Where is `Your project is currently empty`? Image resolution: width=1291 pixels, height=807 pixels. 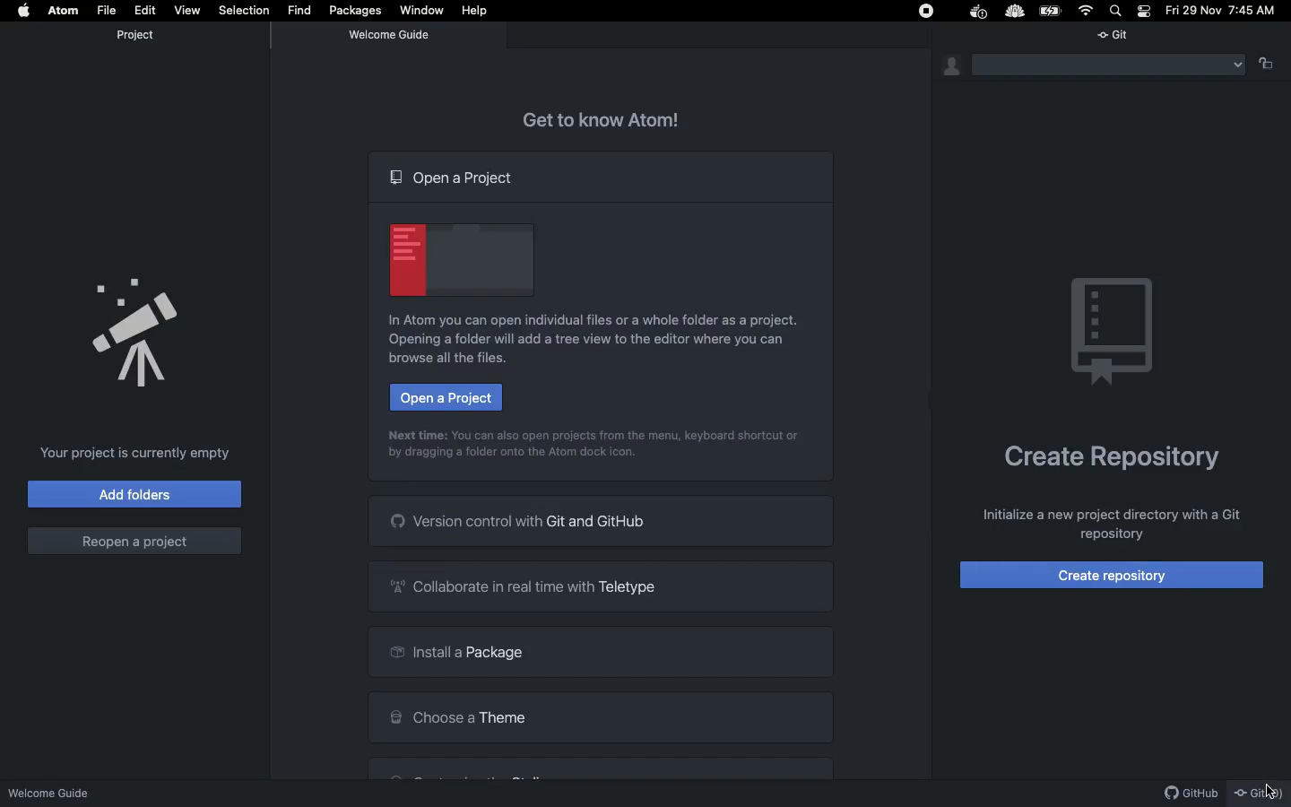 Your project is currently empty is located at coordinates (137, 454).